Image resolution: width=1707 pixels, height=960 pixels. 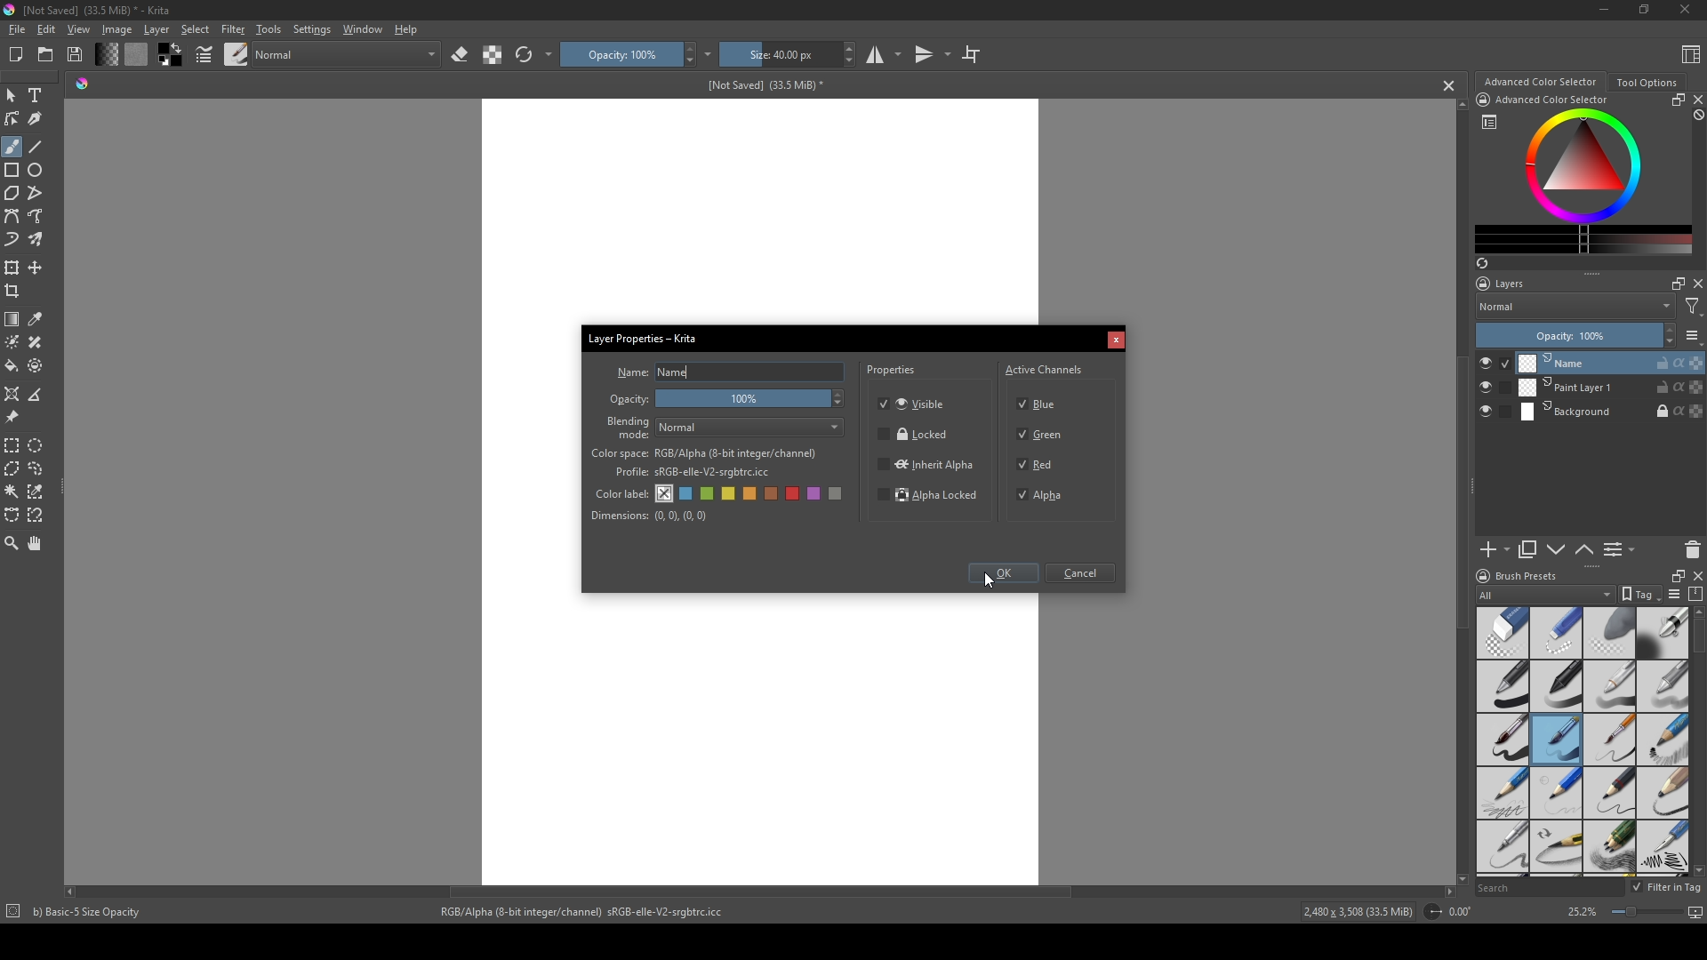 What do you see at coordinates (12, 393) in the screenshot?
I see `assistant` at bounding box center [12, 393].